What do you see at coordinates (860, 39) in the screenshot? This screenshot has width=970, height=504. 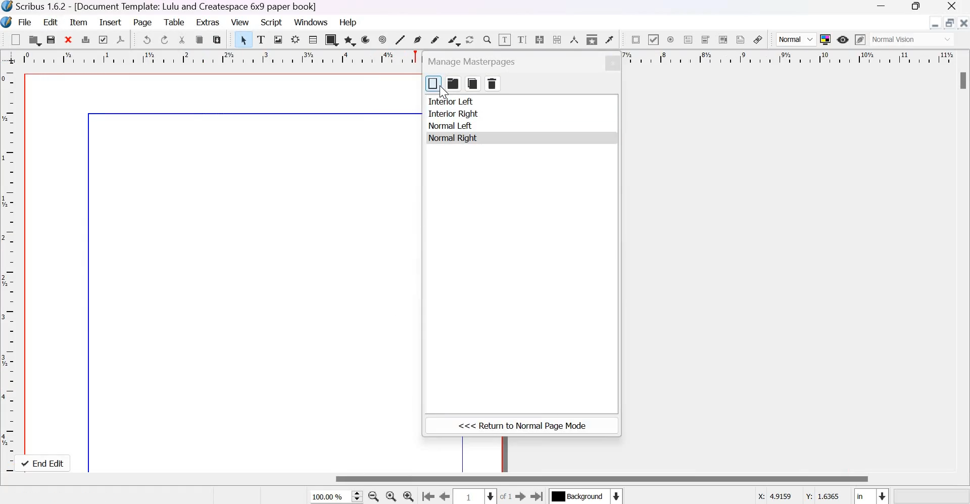 I see `Edit in preview mode` at bounding box center [860, 39].